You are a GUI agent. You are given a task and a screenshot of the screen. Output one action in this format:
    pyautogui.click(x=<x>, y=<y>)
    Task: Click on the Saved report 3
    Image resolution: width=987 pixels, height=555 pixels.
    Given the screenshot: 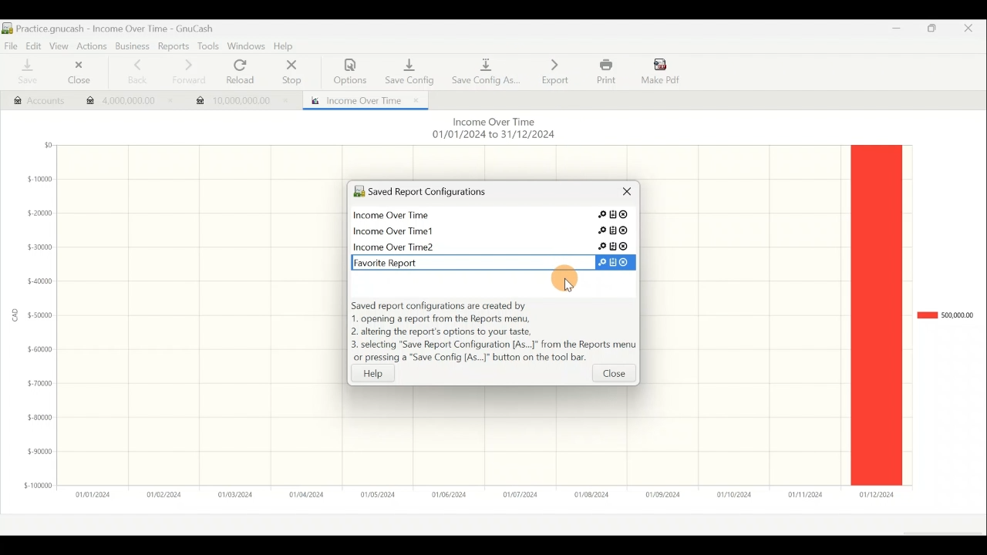 What is the action you would take?
    pyautogui.click(x=491, y=246)
    